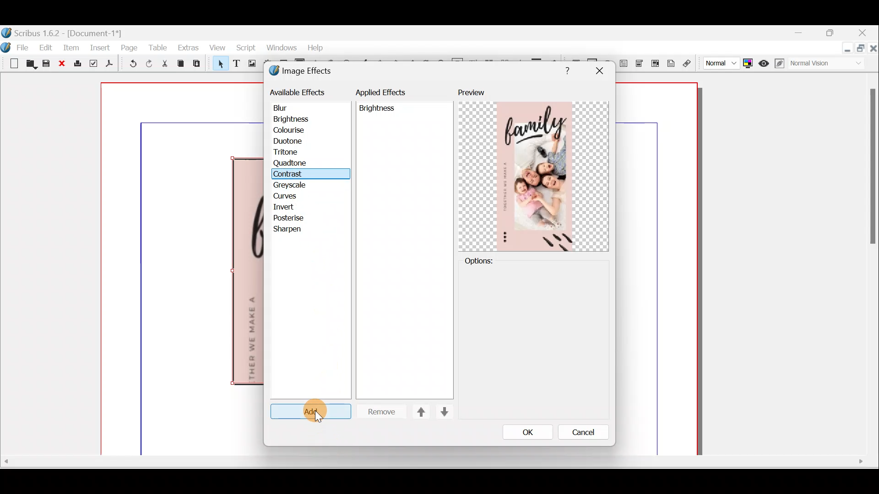  I want to click on Link annotation, so click(688, 64).